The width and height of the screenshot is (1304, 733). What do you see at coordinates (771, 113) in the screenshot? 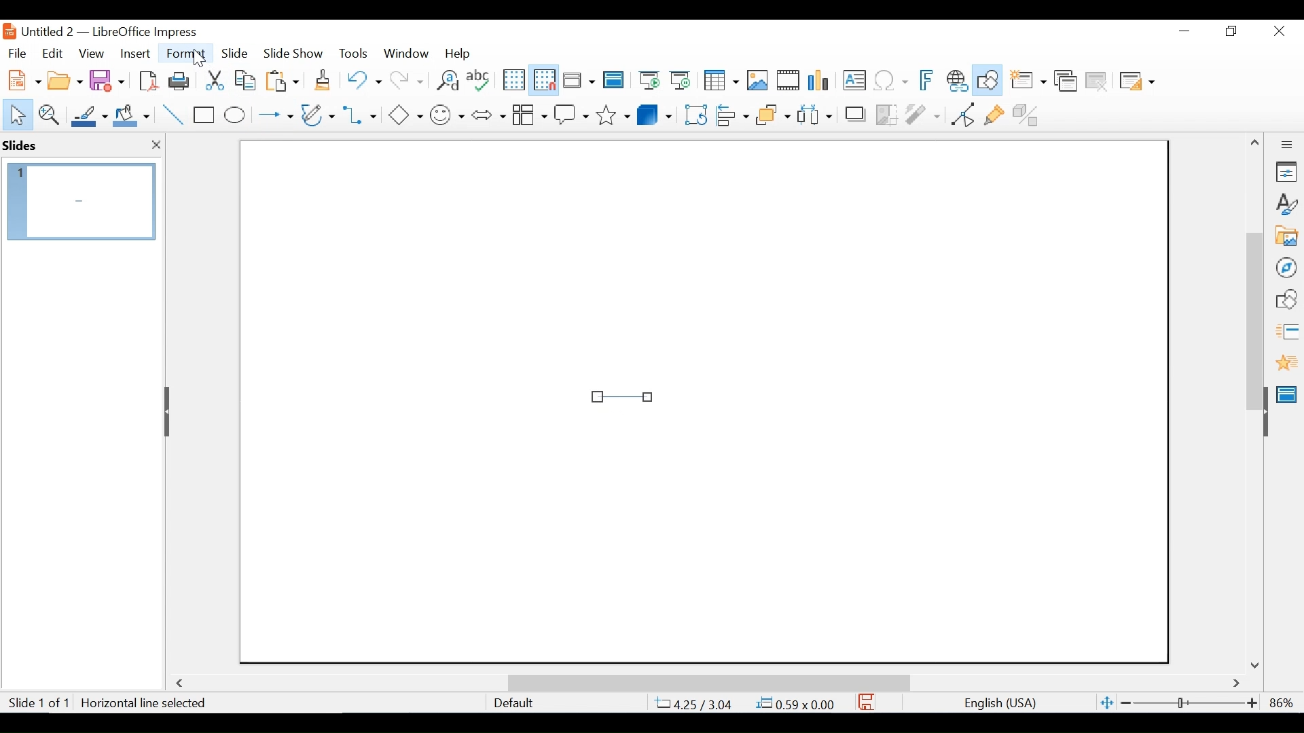
I see `Arrange` at bounding box center [771, 113].